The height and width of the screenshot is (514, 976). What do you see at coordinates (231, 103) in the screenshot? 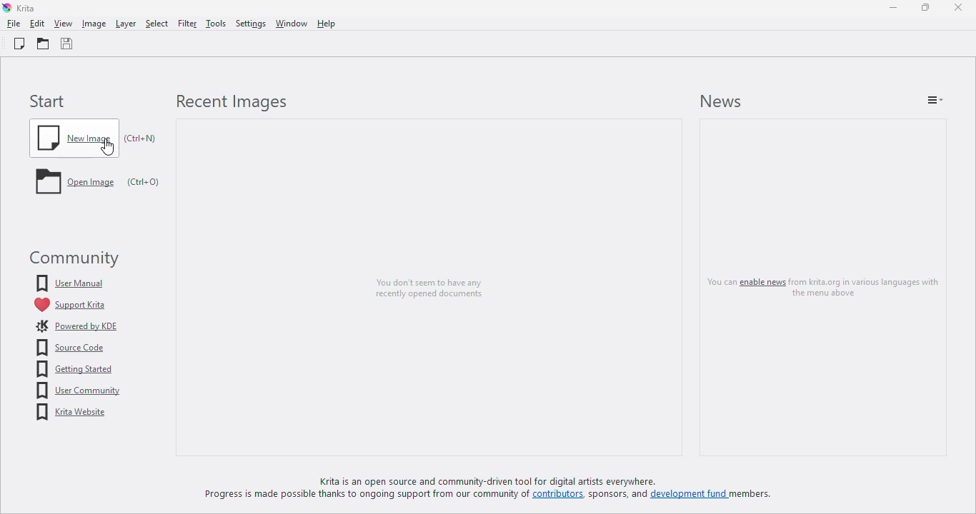
I see `recent images` at bounding box center [231, 103].